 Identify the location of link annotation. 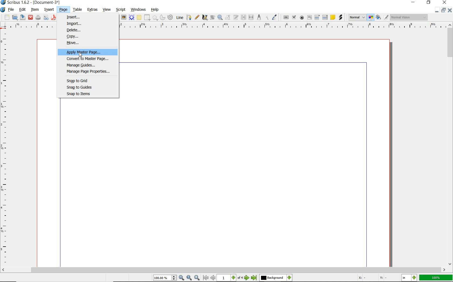
(341, 17).